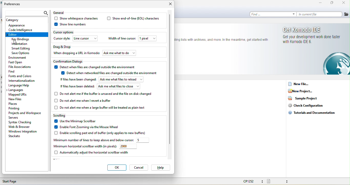 The image size is (350, 185). What do you see at coordinates (139, 167) in the screenshot?
I see `cancel` at bounding box center [139, 167].